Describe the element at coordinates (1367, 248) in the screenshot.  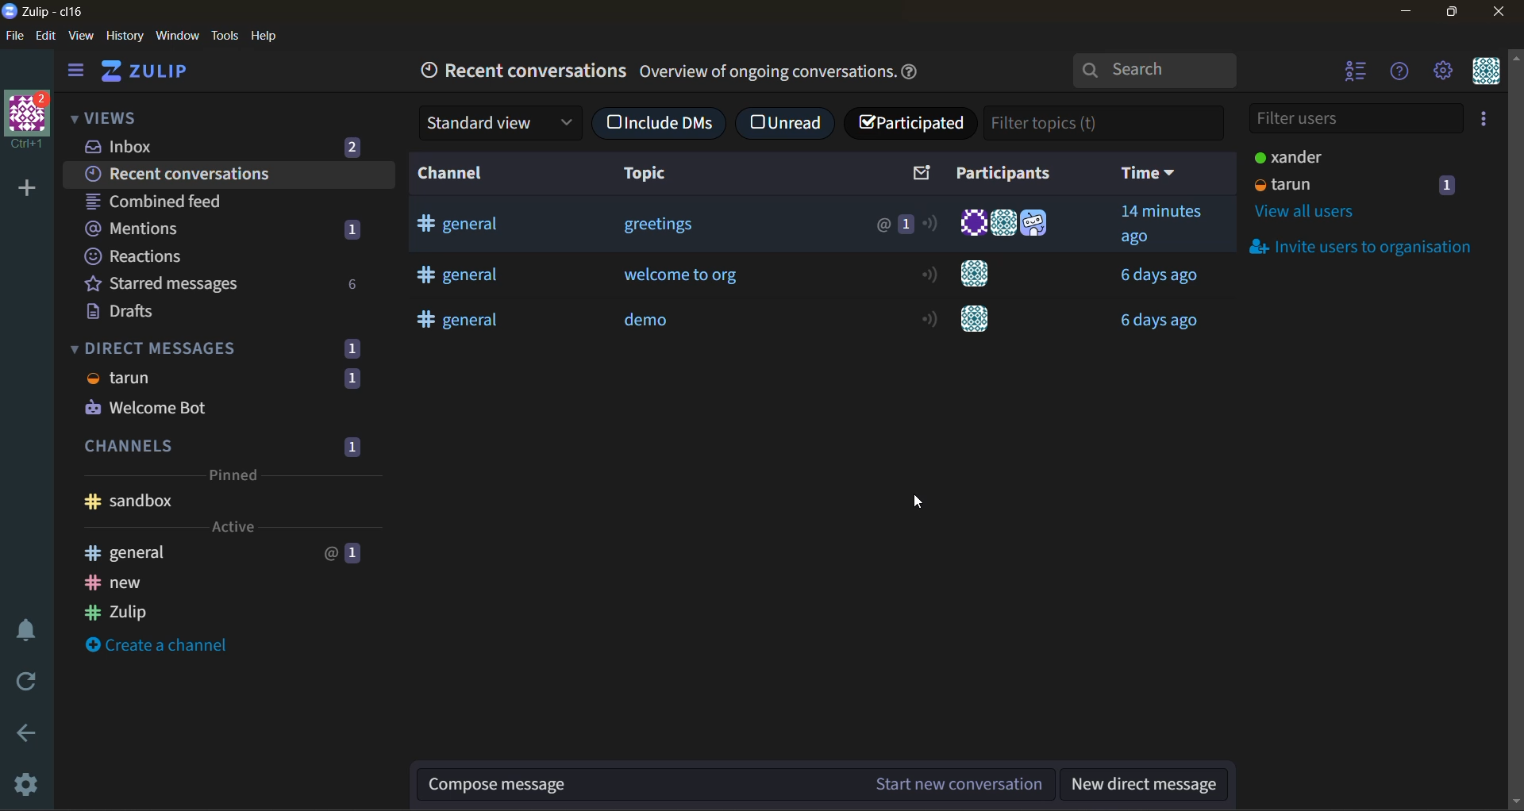
I see `invite users to organisation` at that location.